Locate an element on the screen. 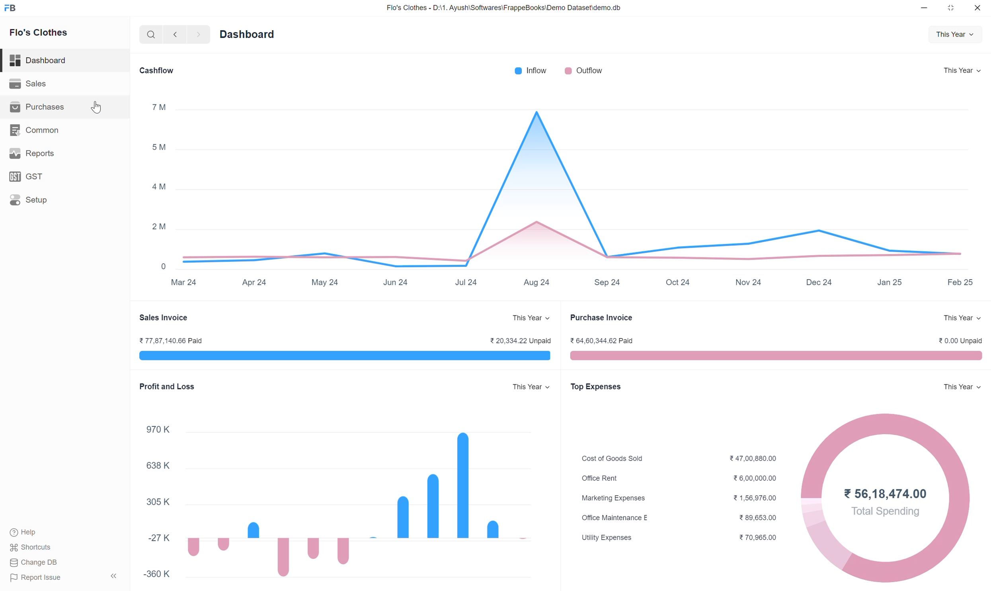 The width and height of the screenshot is (991, 591). Setup is located at coordinates (65, 200).